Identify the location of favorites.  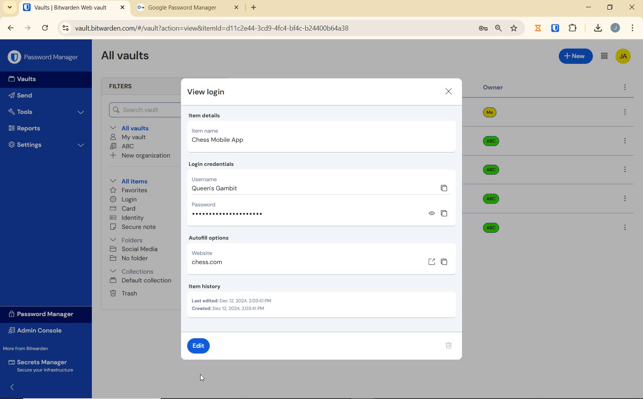
(129, 191).